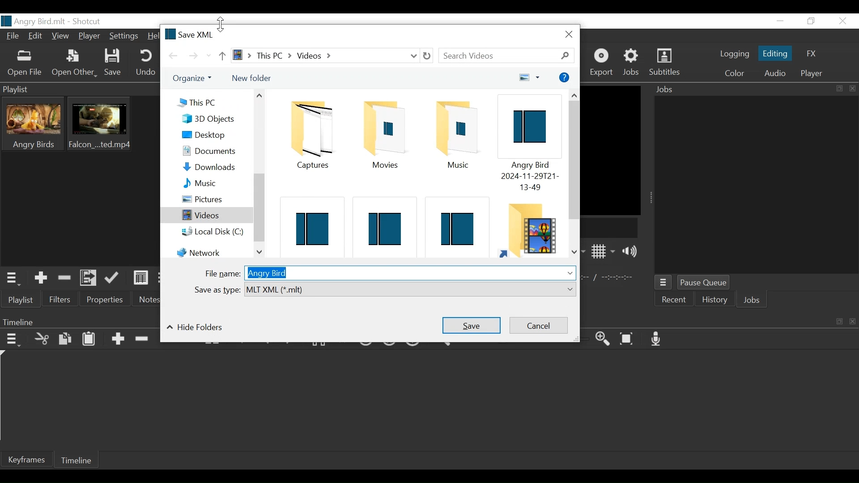 The image size is (859, 483). I want to click on Paste, so click(90, 339).